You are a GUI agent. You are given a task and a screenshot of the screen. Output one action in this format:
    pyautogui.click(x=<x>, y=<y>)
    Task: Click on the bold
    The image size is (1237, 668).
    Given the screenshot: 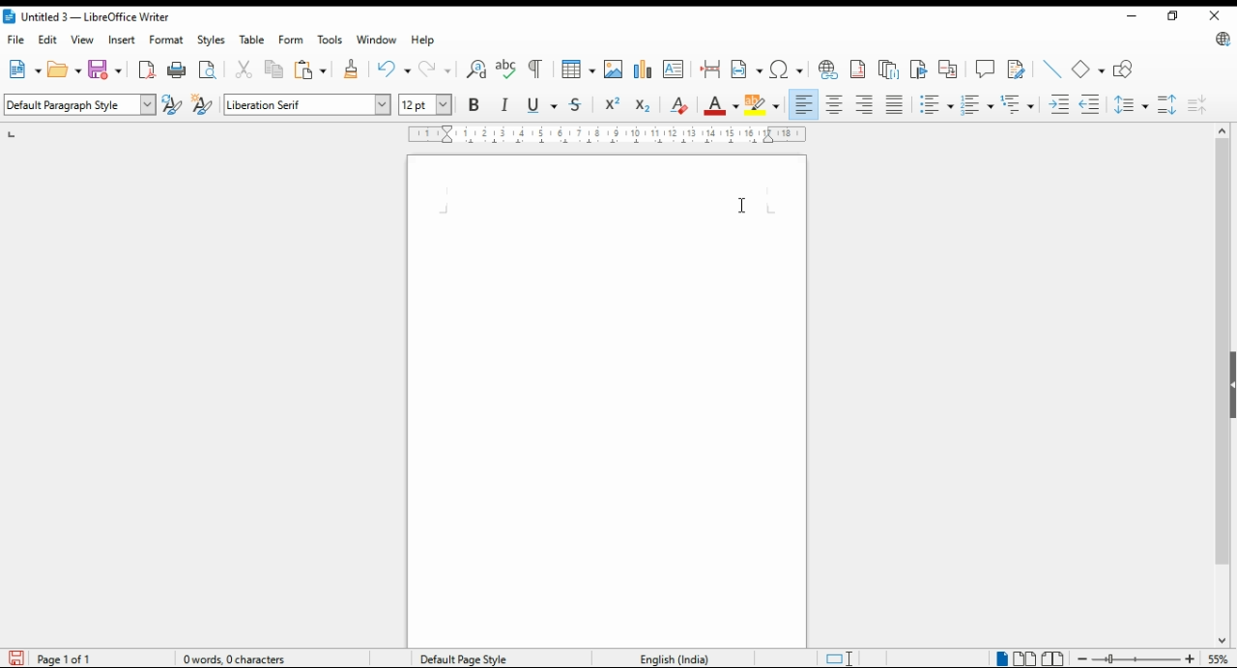 What is the action you would take?
    pyautogui.click(x=474, y=103)
    